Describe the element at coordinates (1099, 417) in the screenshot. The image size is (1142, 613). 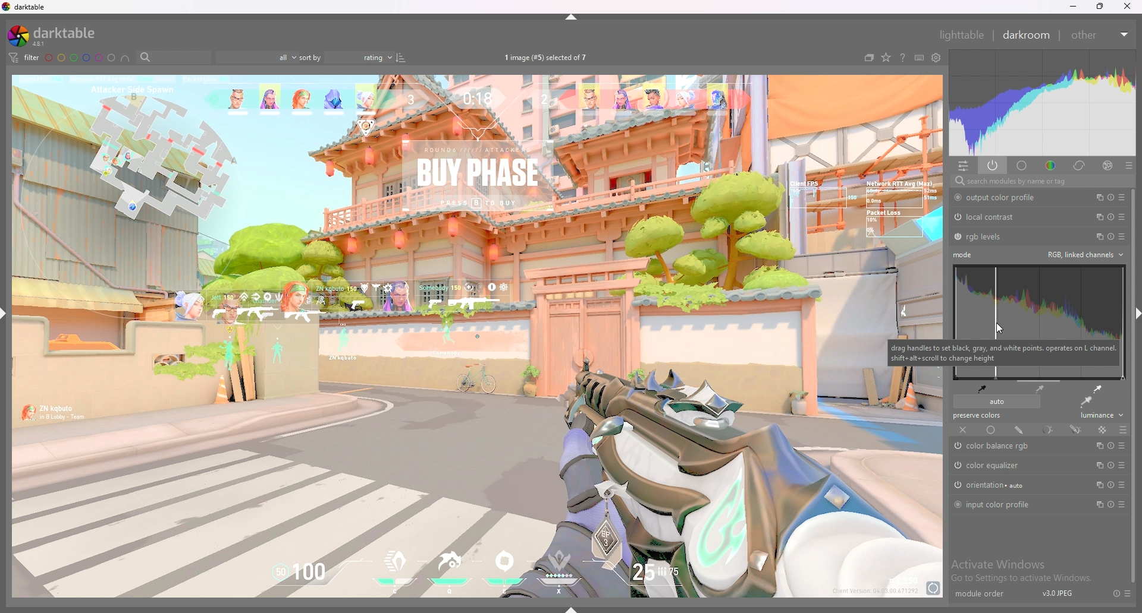
I see `luminance` at that location.